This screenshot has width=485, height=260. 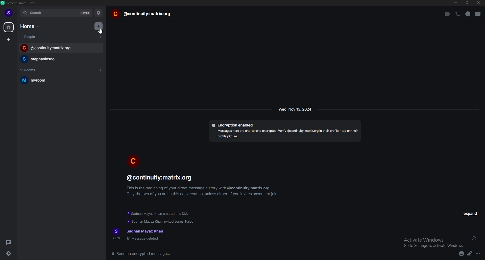 I want to click on threads, so click(x=9, y=242).